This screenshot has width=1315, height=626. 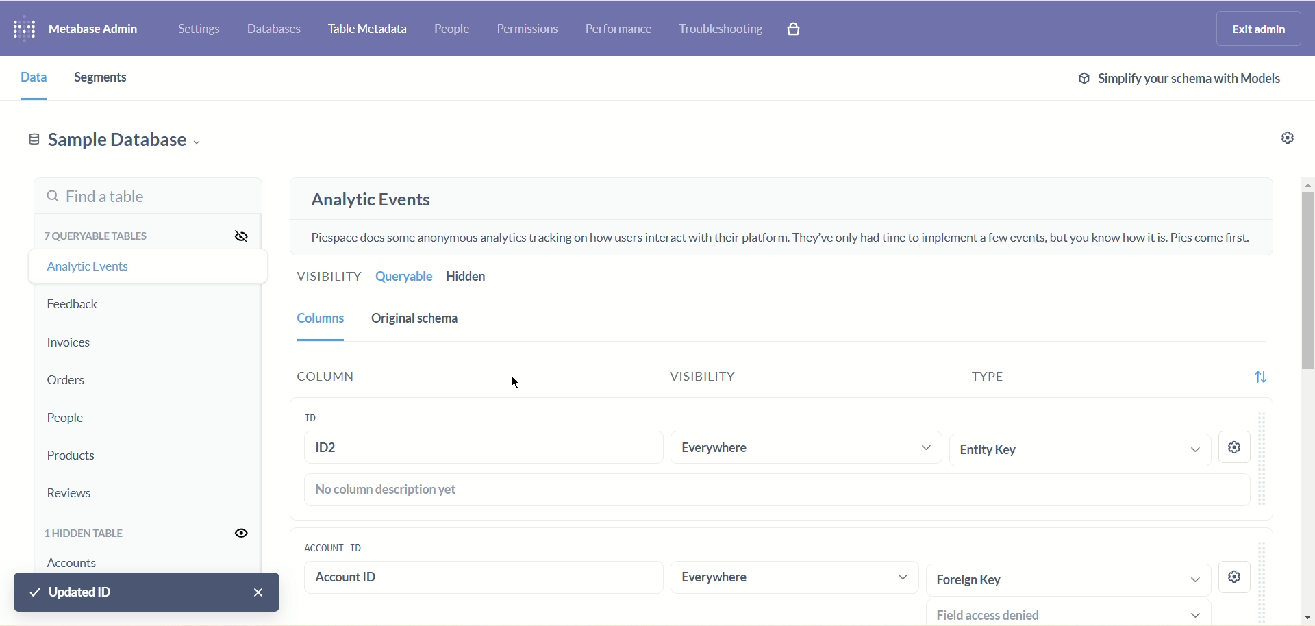 I want to click on Everywhere, so click(x=755, y=578).